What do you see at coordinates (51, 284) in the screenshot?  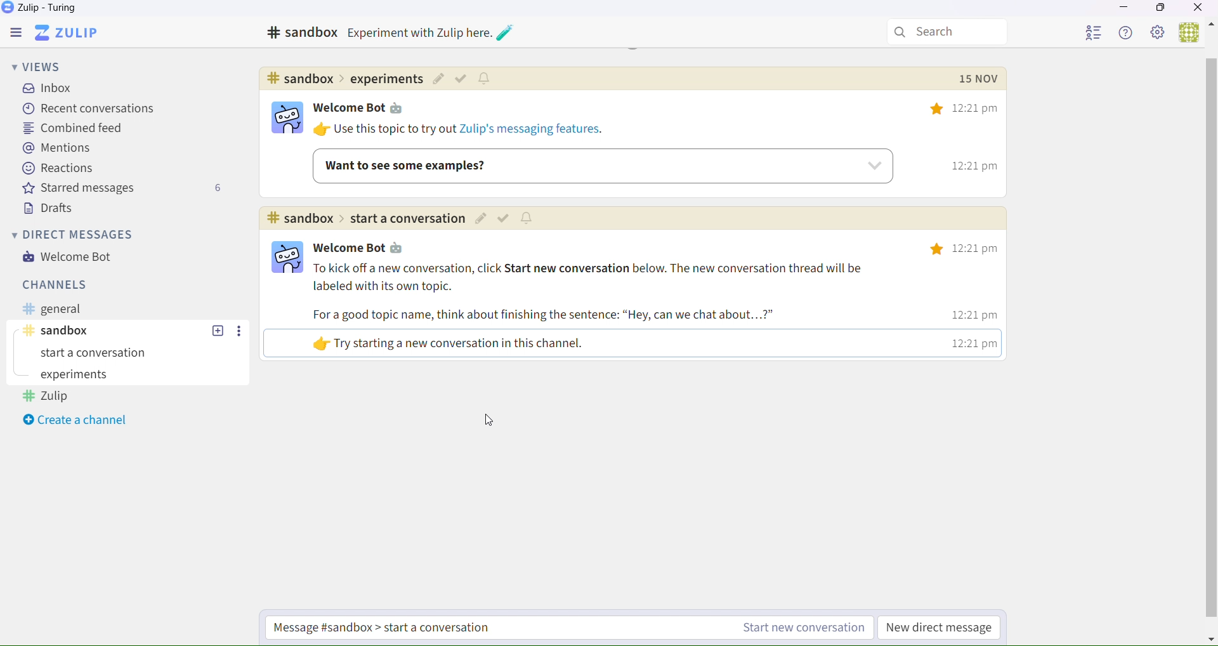 I see `Channels` at bounding box center [51, 284].